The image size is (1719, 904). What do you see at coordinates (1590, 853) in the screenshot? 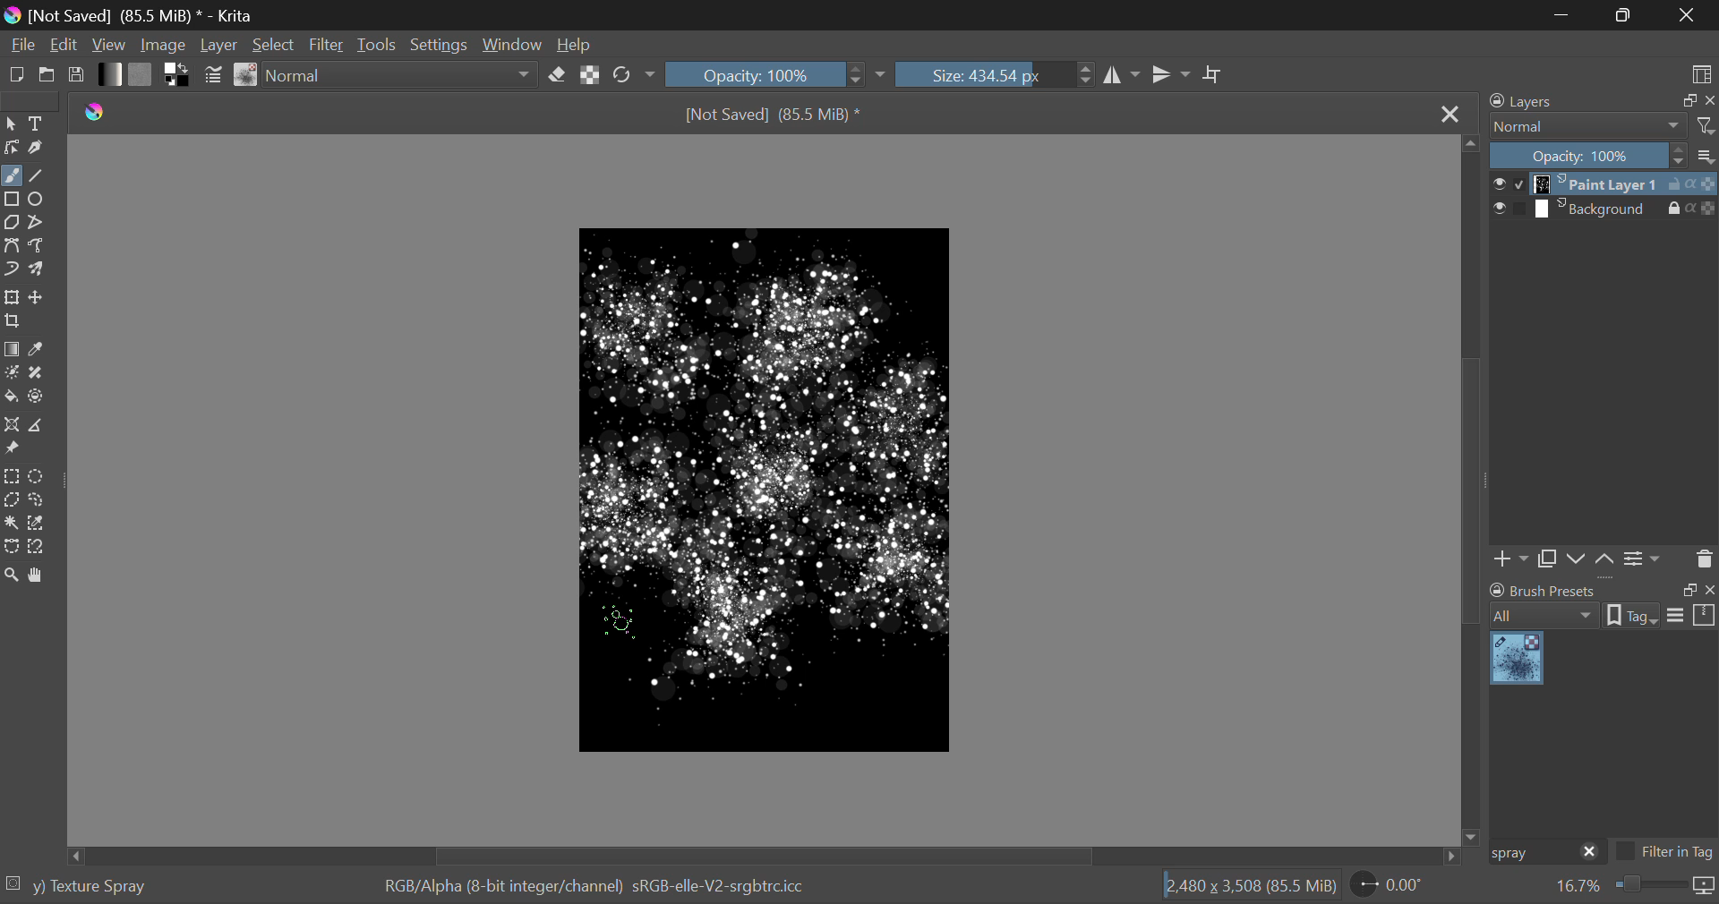
I see `close` at bounding box center [1590, 853].